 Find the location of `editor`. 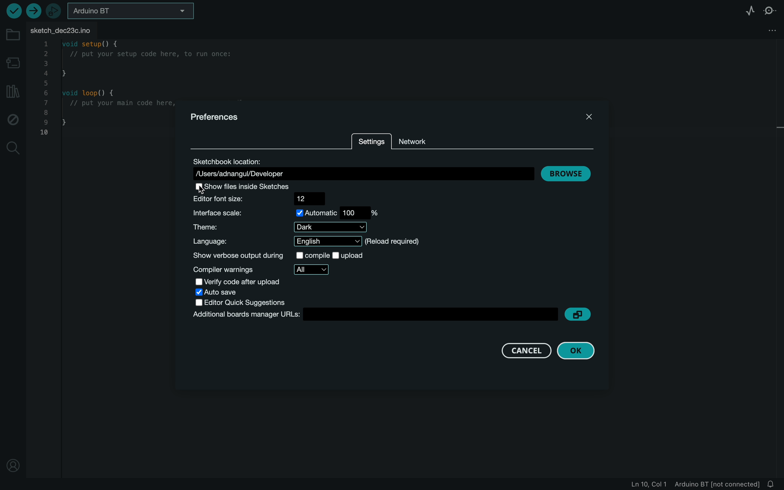

editor is located at coordinates (264, 198).